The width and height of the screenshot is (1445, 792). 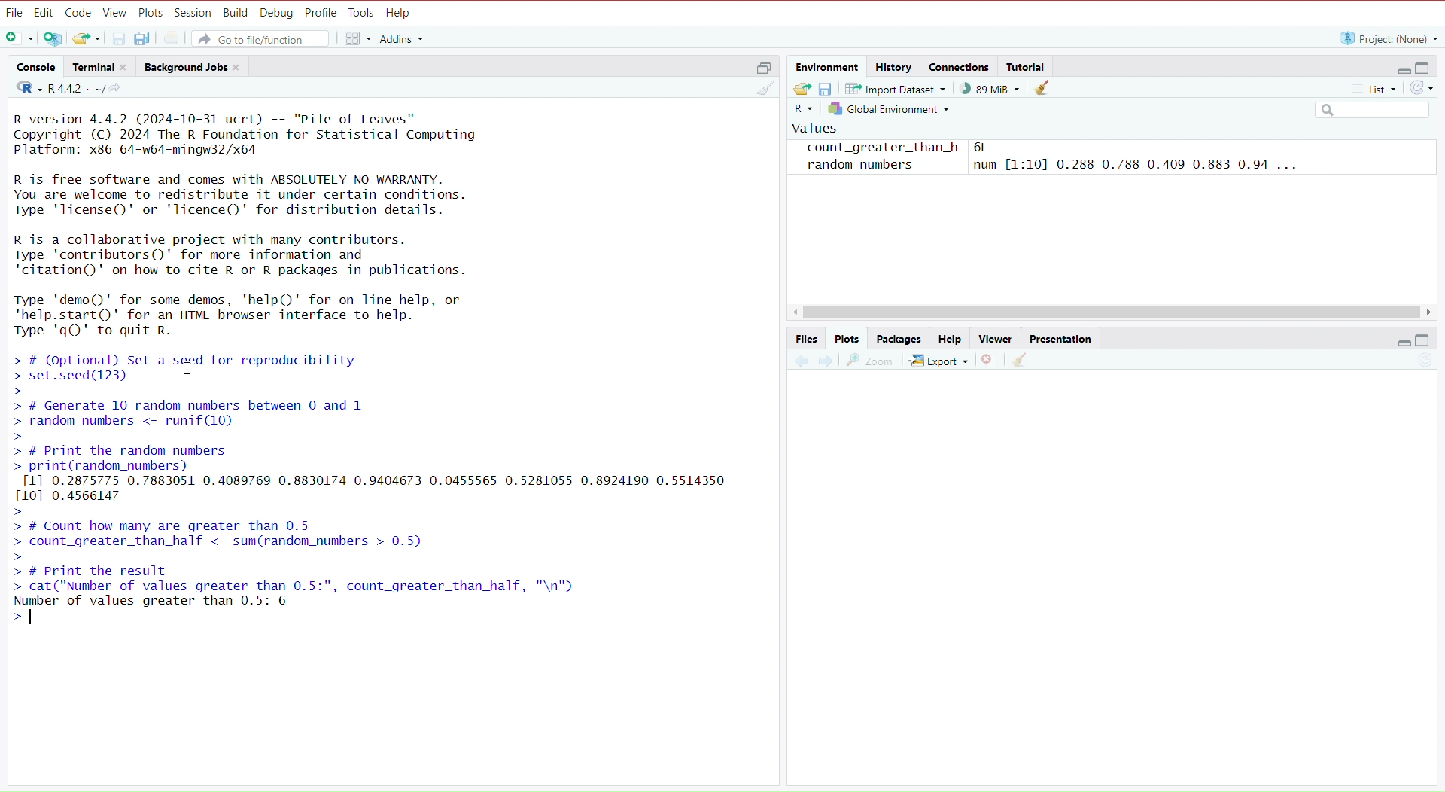 What do you see at coordinates (892, 87) in the screenshot?
I see `Import Dataset` at bounding box center [892, 87].